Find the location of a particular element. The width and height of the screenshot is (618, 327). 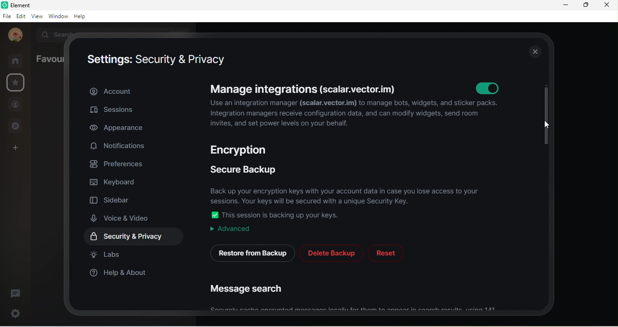

manage integration switch is located at coordinates (485, 87).